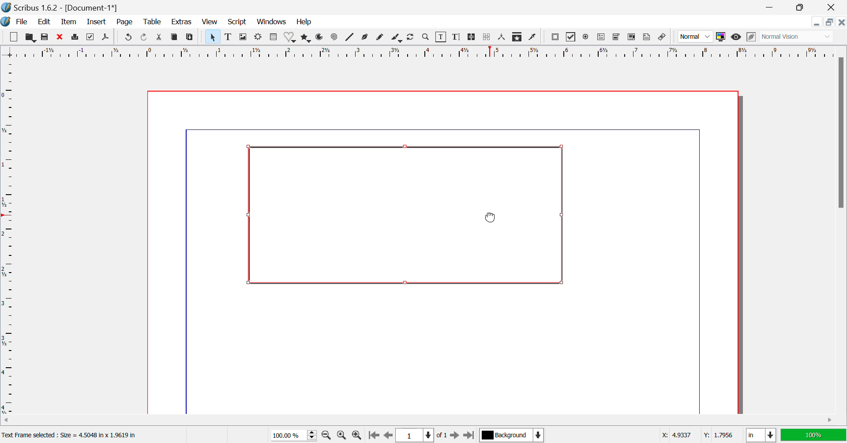 Image resolution: width=847 pixels, height=443 pixels. What do you see at coordinates (487, 38) in the screenshot?
I see `Delink Text Frame` at bounding box center [487, 38].